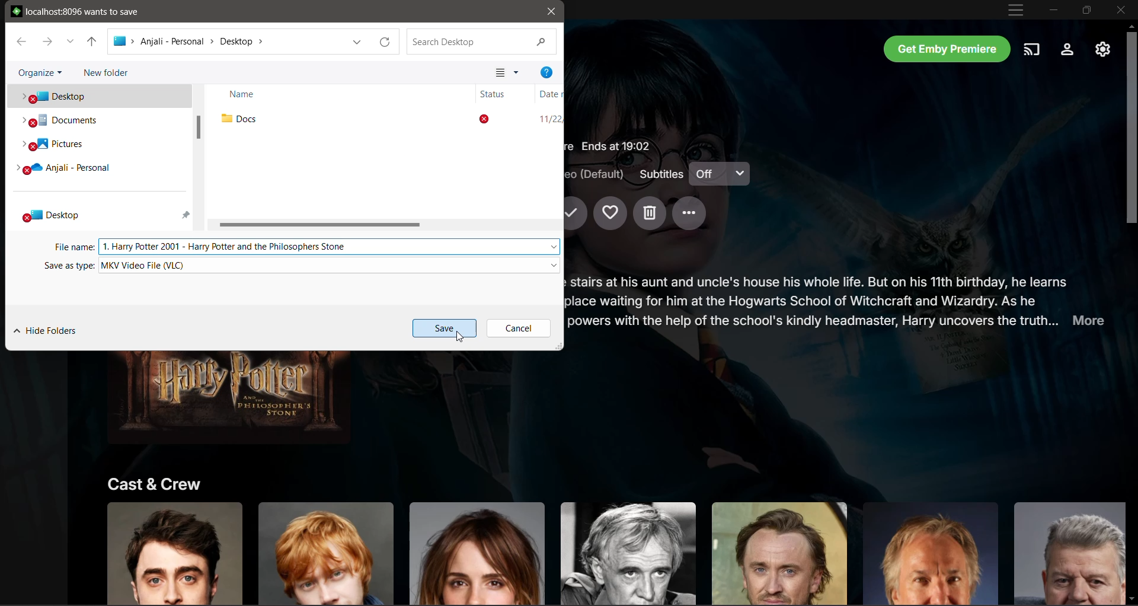 This screenshot has height=606, width=1138. What do you see at coordinates (1033, 49) in the screenshot?
I see `Play on another device` at bounding box center [1033, 49].